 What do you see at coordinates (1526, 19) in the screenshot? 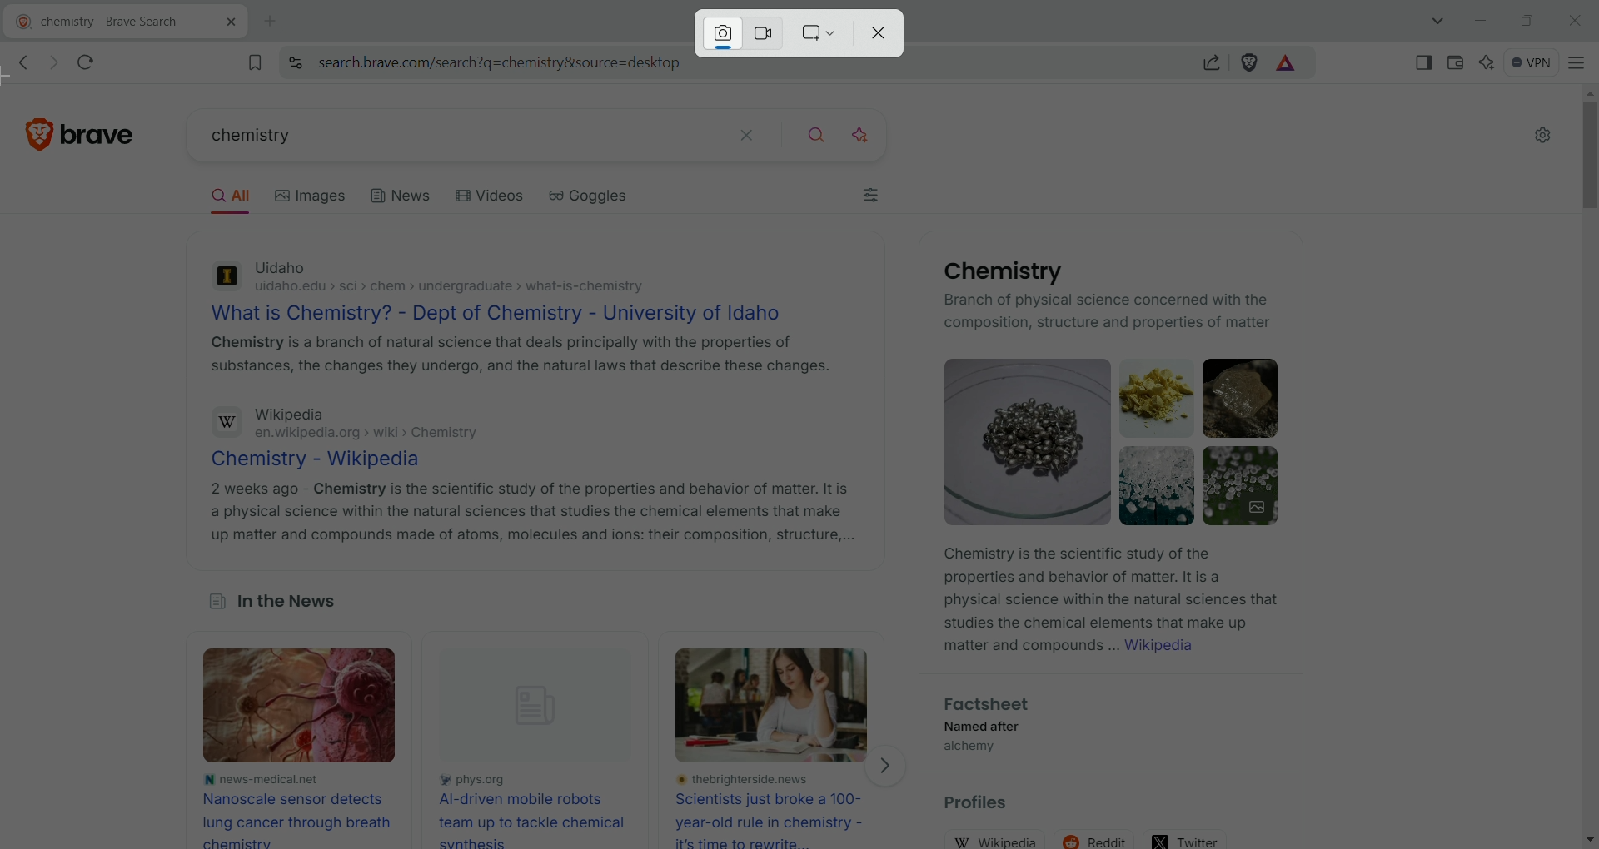
I see `maximize` at bounding box center [1526, 19].